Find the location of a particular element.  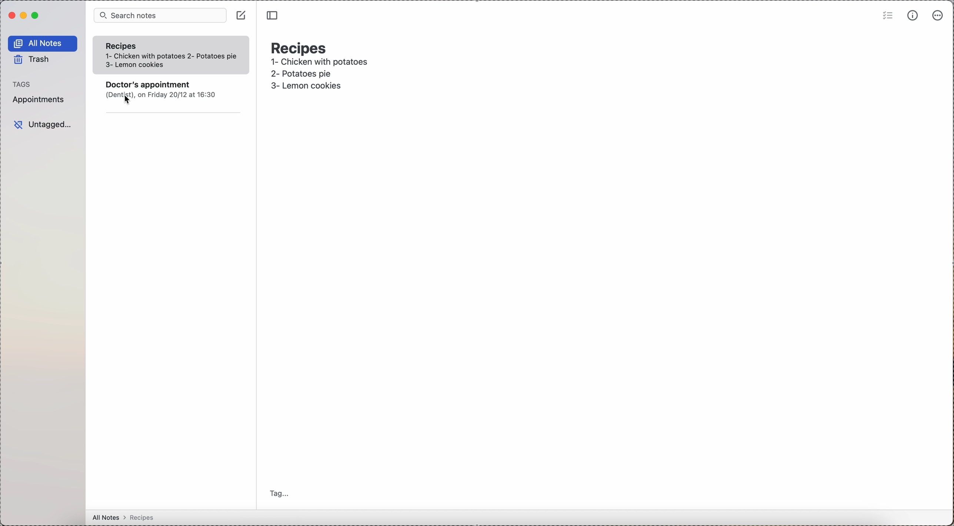

metrics is located at coordinates (913, 16).